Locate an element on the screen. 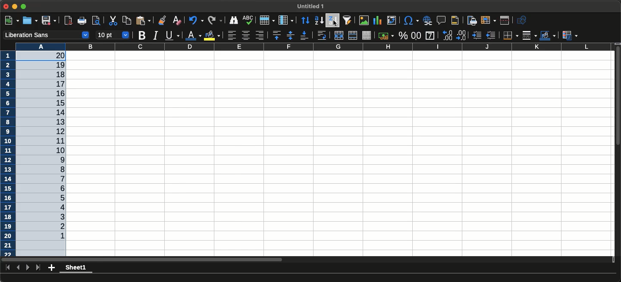 Image resolution: width=621 pixels, height=282 pixels. 15 is located at coordinates (58, 188).